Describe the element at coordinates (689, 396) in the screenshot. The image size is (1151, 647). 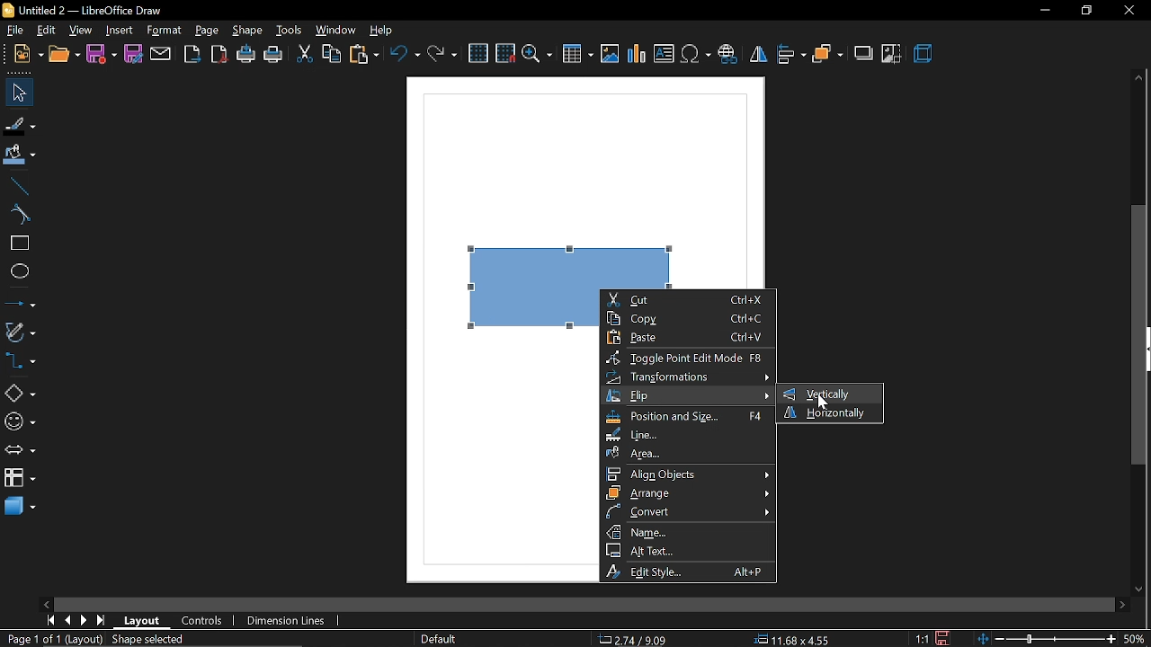
I see `flip` at that location.